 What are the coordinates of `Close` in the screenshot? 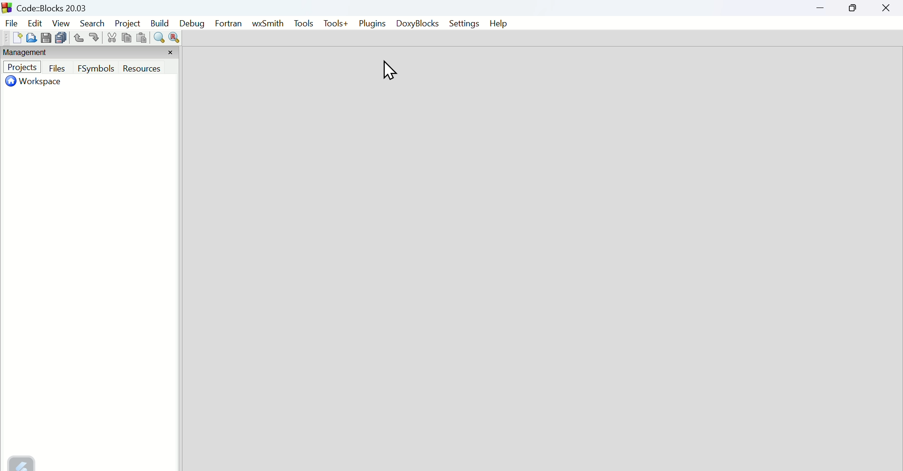 It's located at (170, 53).